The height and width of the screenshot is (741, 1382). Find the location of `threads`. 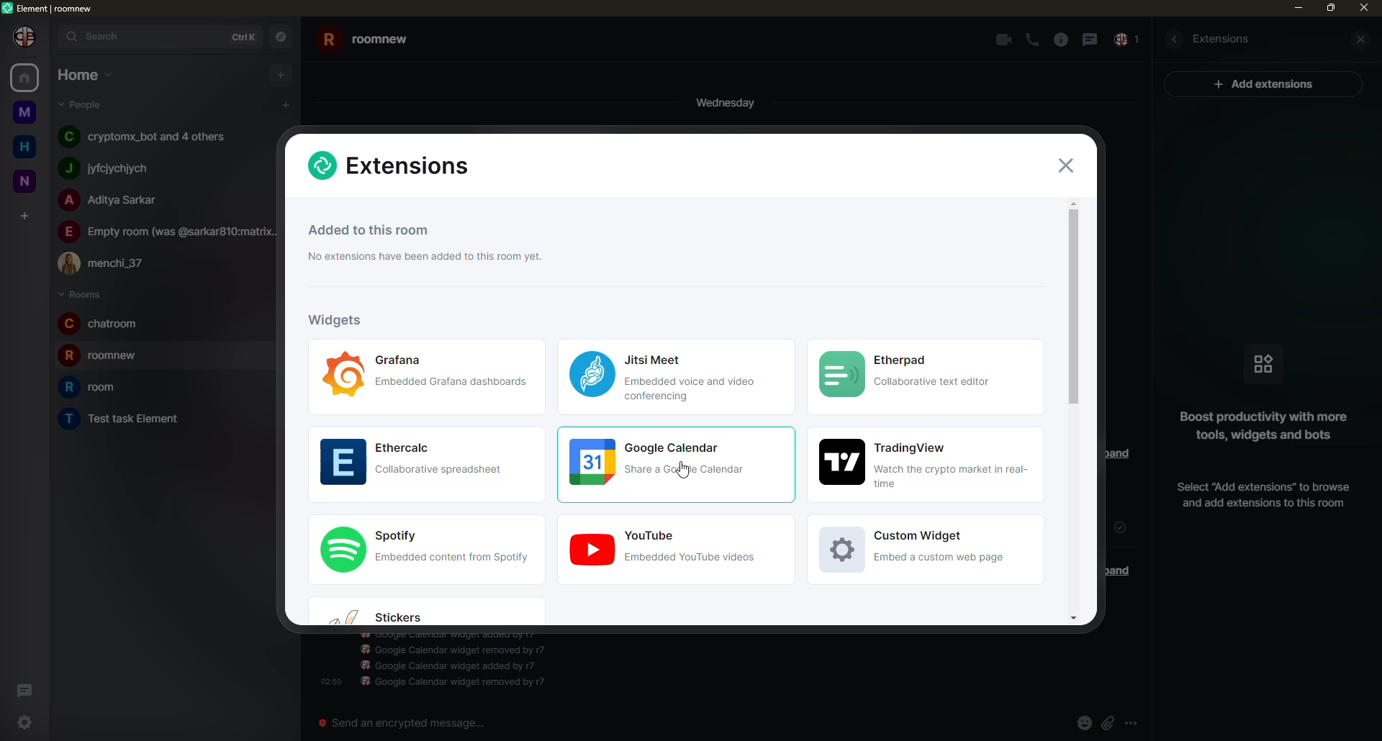

threads is located at coordinates (23, 688).